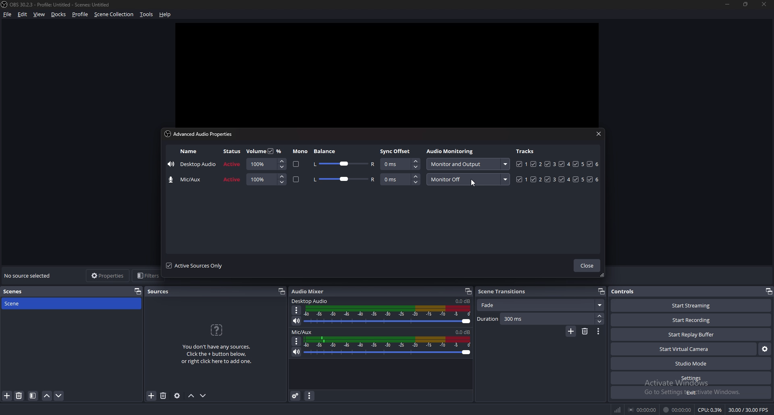 The width and height of the screenshot is (774, 415). Describe the element at coordinates (692, 320) in the screenshot. I see `start recording` at that location.